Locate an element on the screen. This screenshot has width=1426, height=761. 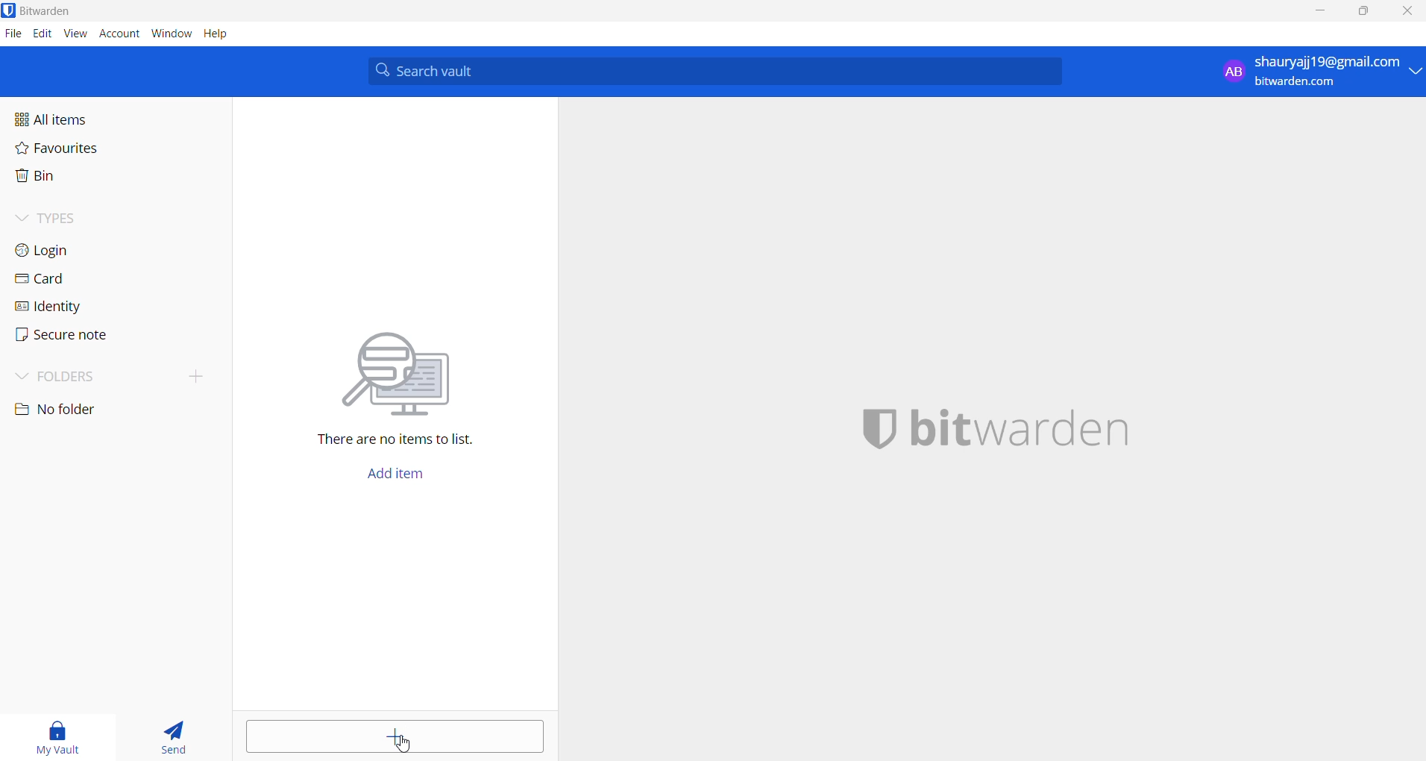
Folders is located at coordinates (76, 374).